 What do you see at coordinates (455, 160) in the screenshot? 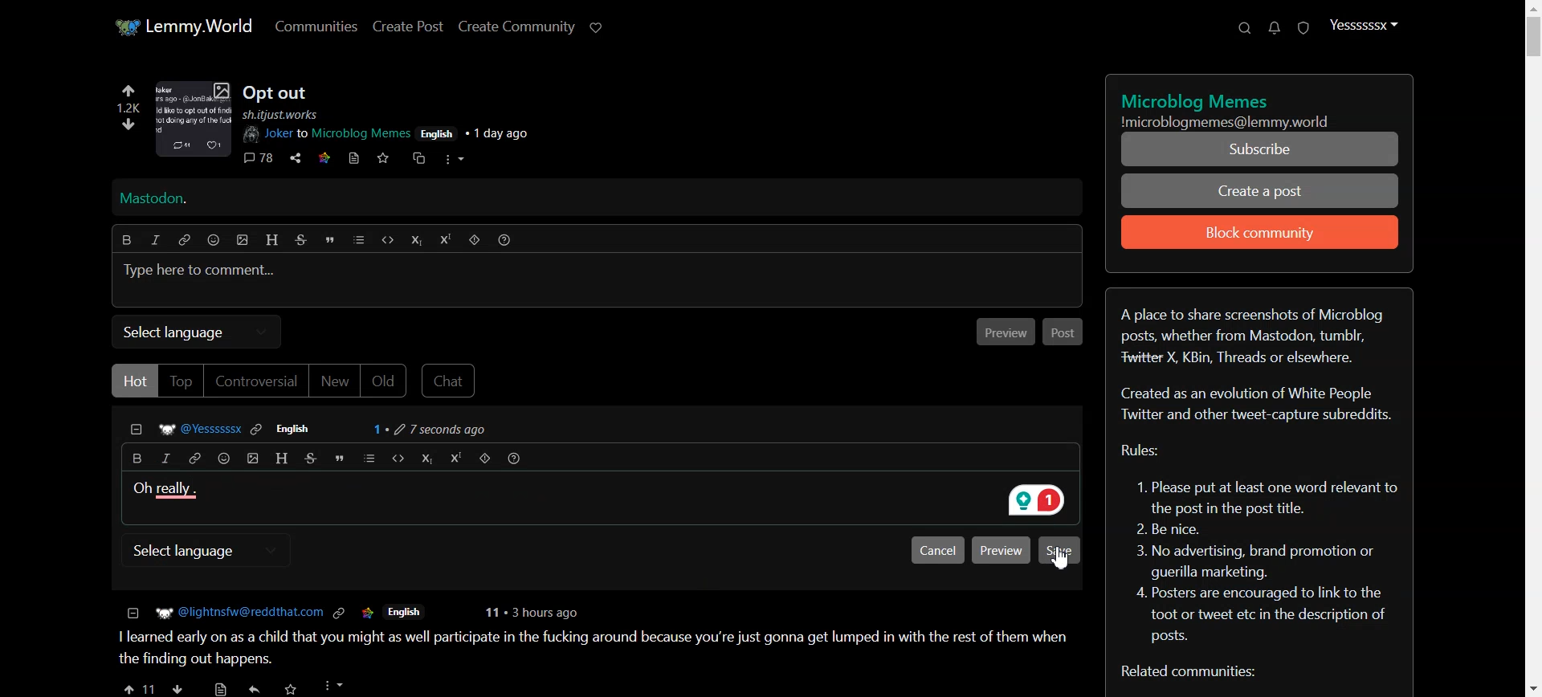
I see `more` at bounding box center [455, 160].